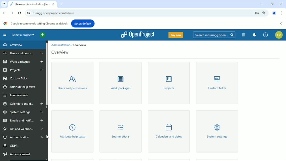 The height and width of the screenshot is (161, 286). I want to click on Announcement, so click(16, 154).